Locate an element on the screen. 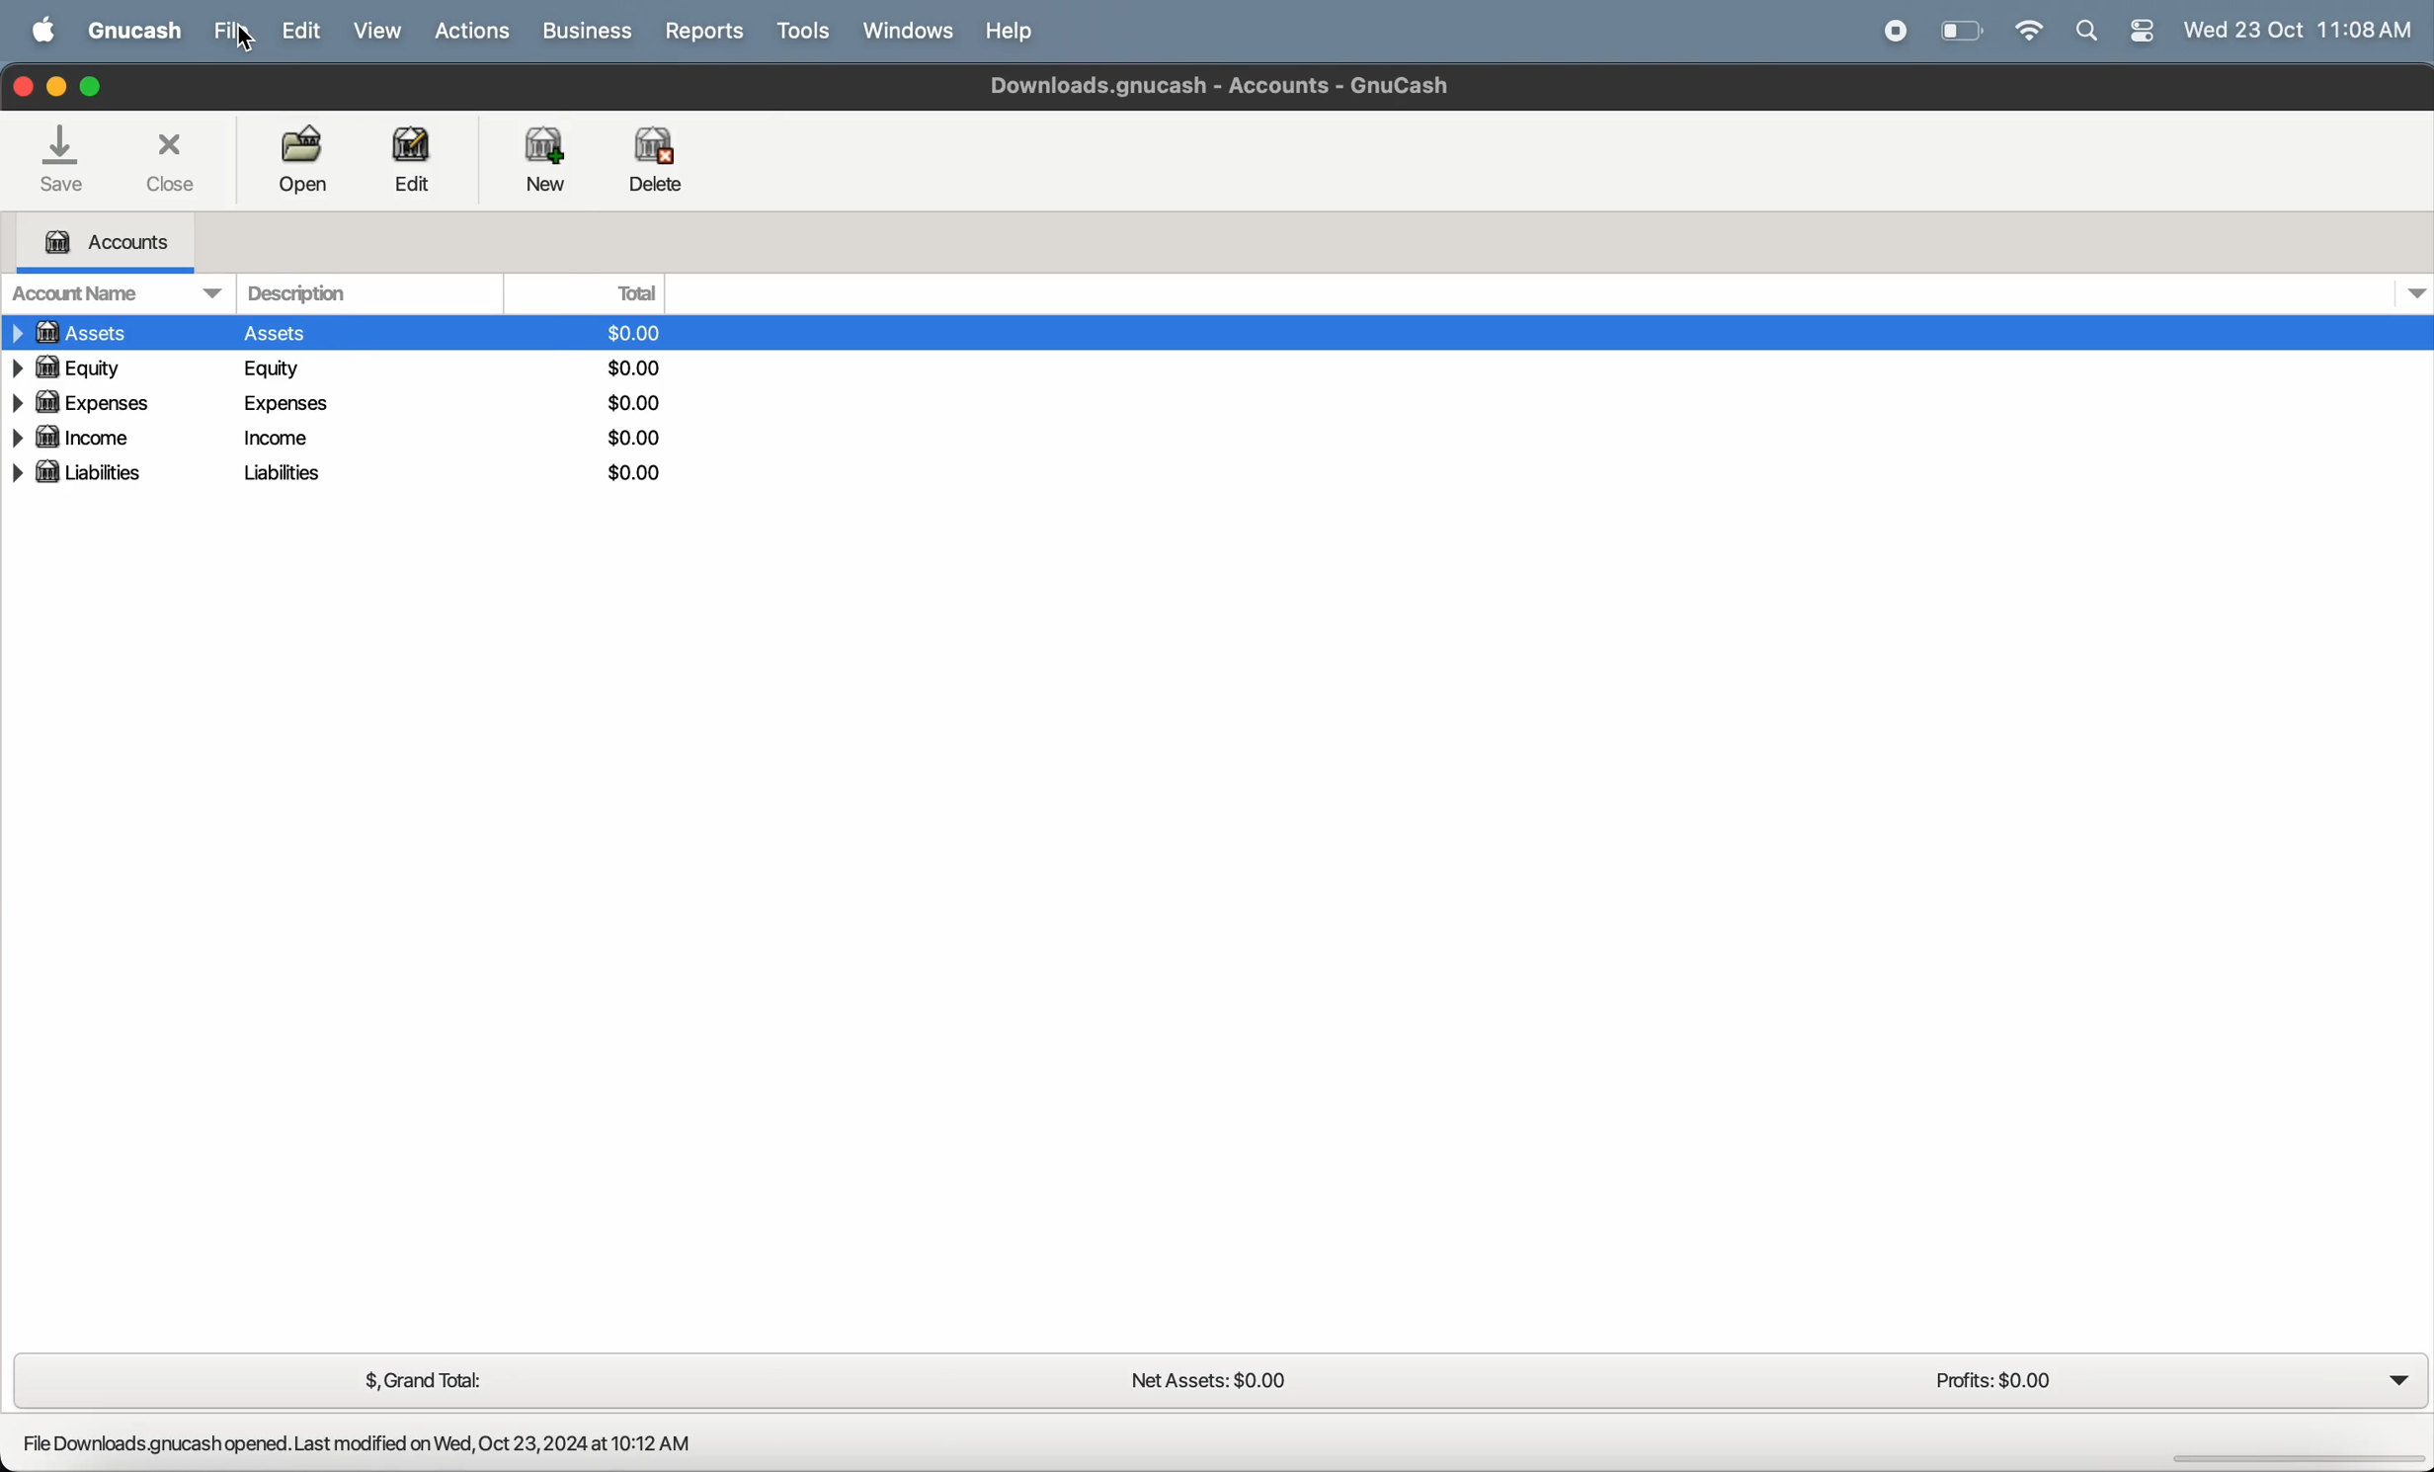 Image resolution: width=2434 pixels, height=1472 pixels. GNUcash is located at coordinates (125, 33).